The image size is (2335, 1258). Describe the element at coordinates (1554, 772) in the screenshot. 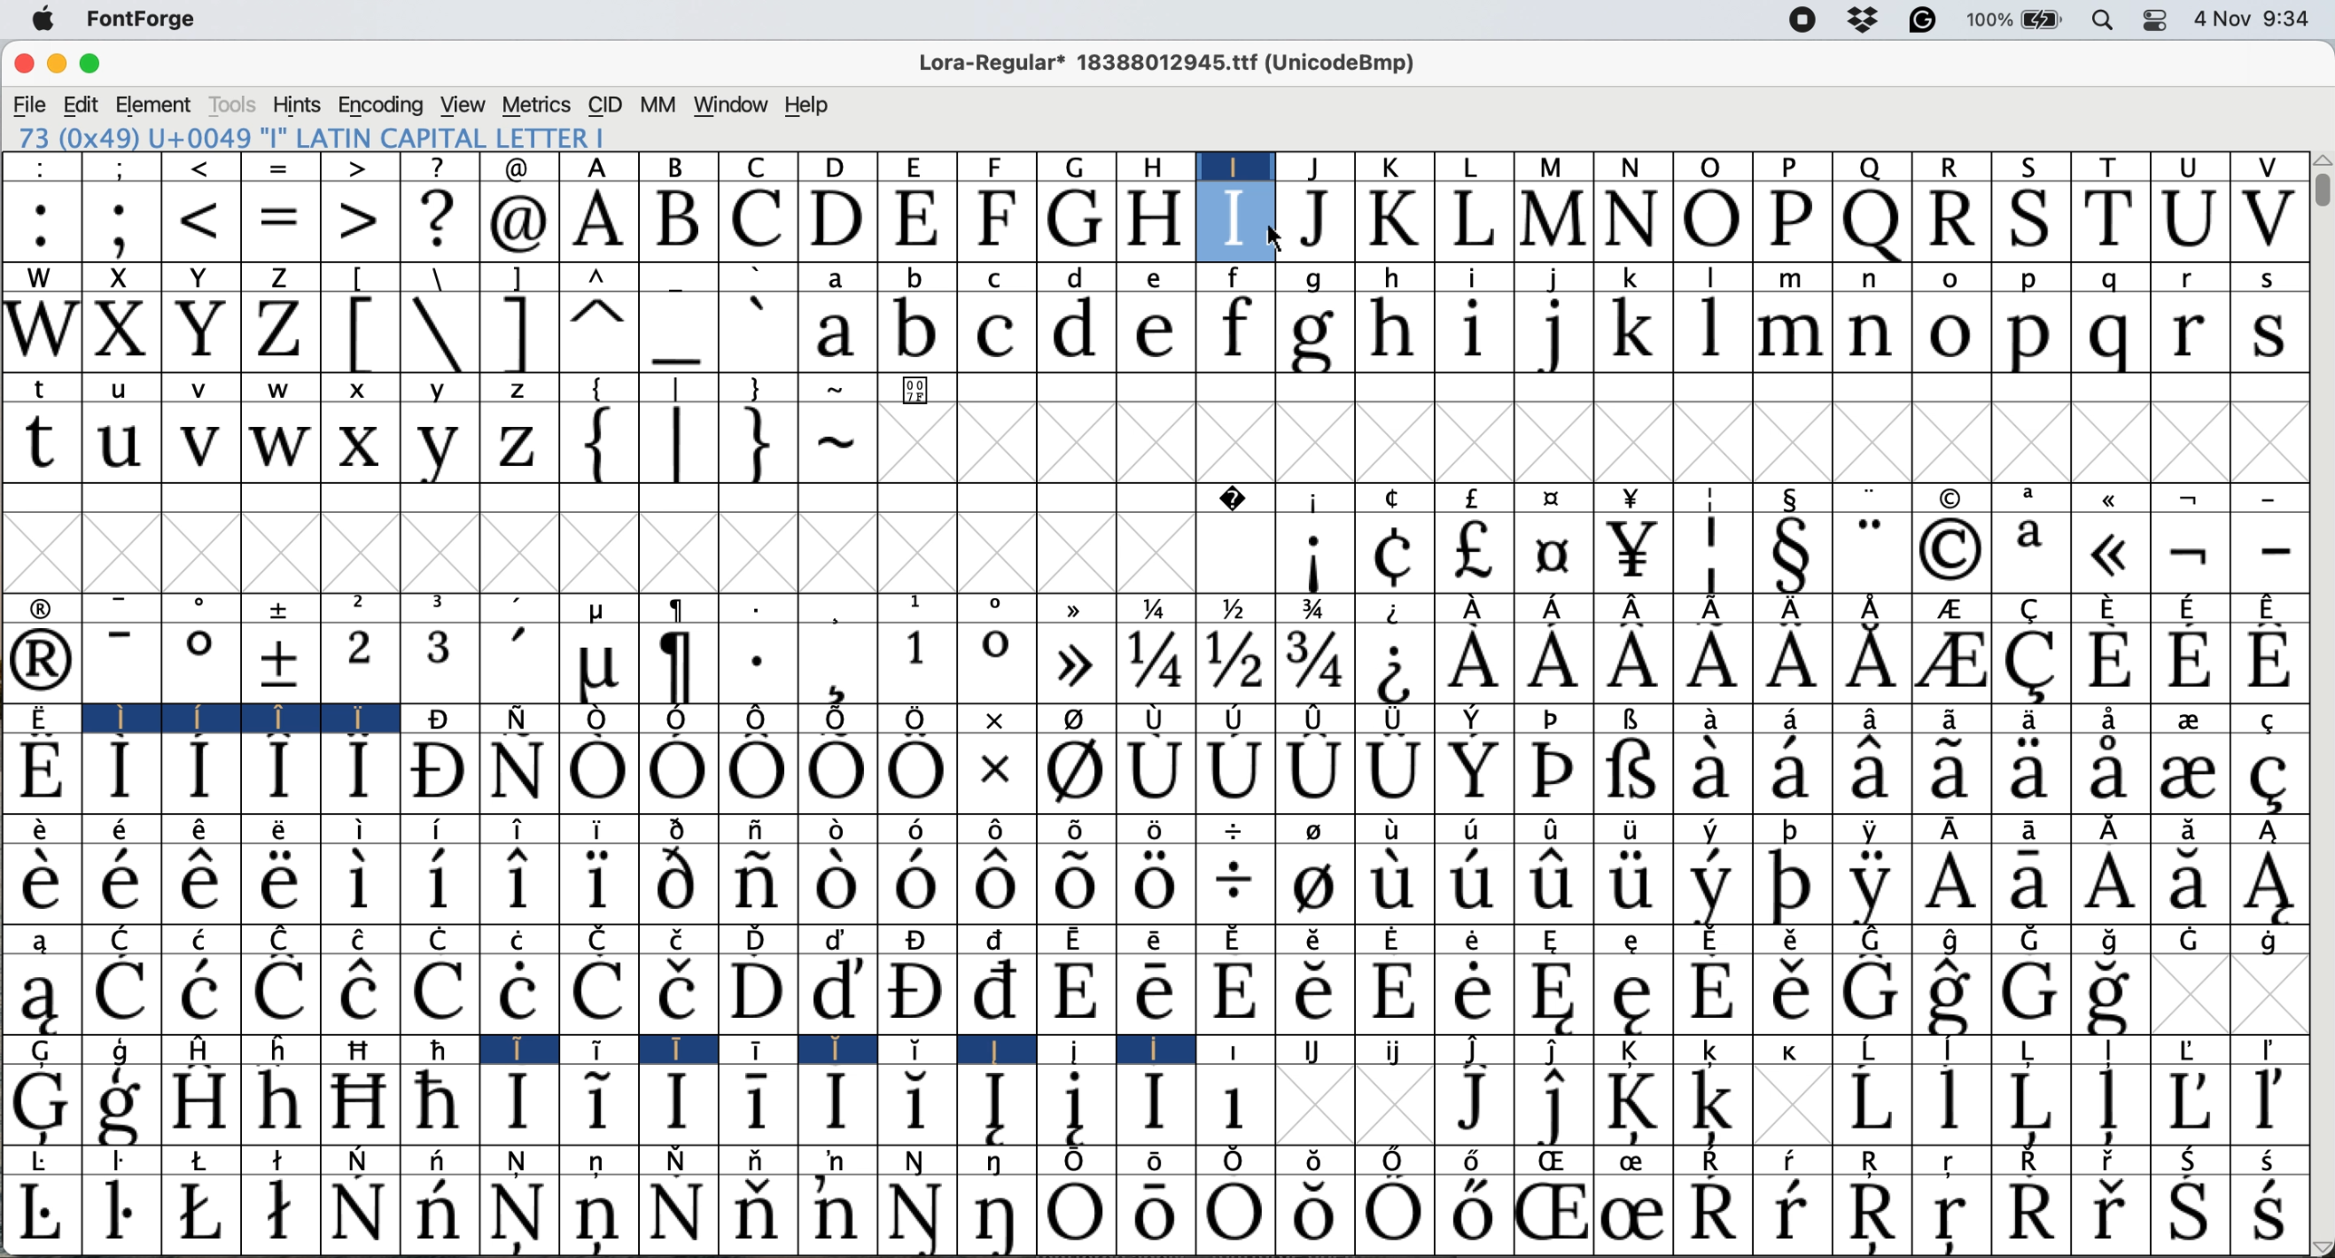

I see `Symbol` at that location.